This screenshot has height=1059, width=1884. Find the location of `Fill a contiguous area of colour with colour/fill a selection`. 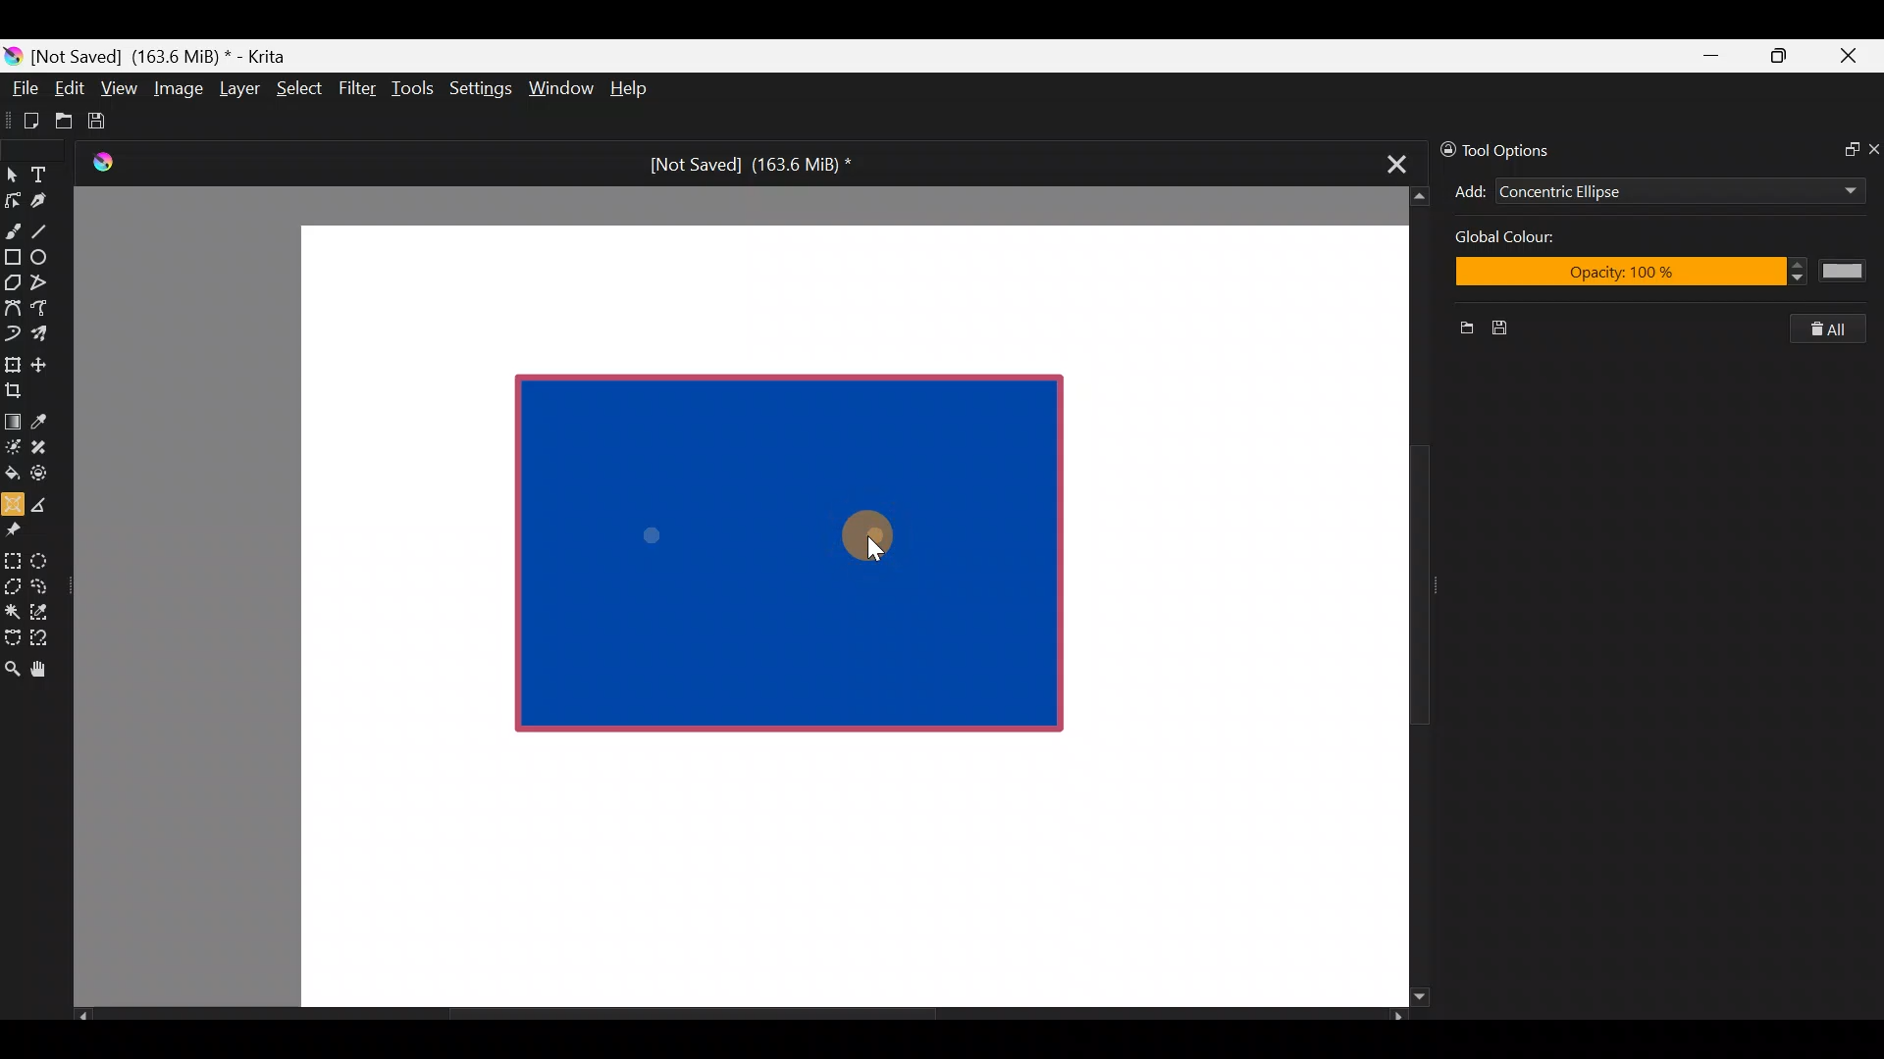

Fill a contiguous area of colour with colour/fill a selection is located at coordinates (12, 469).